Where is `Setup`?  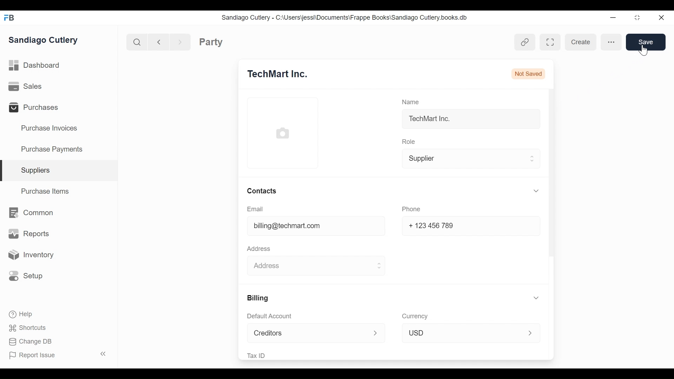 Setup is located at coordinates (29, 276).